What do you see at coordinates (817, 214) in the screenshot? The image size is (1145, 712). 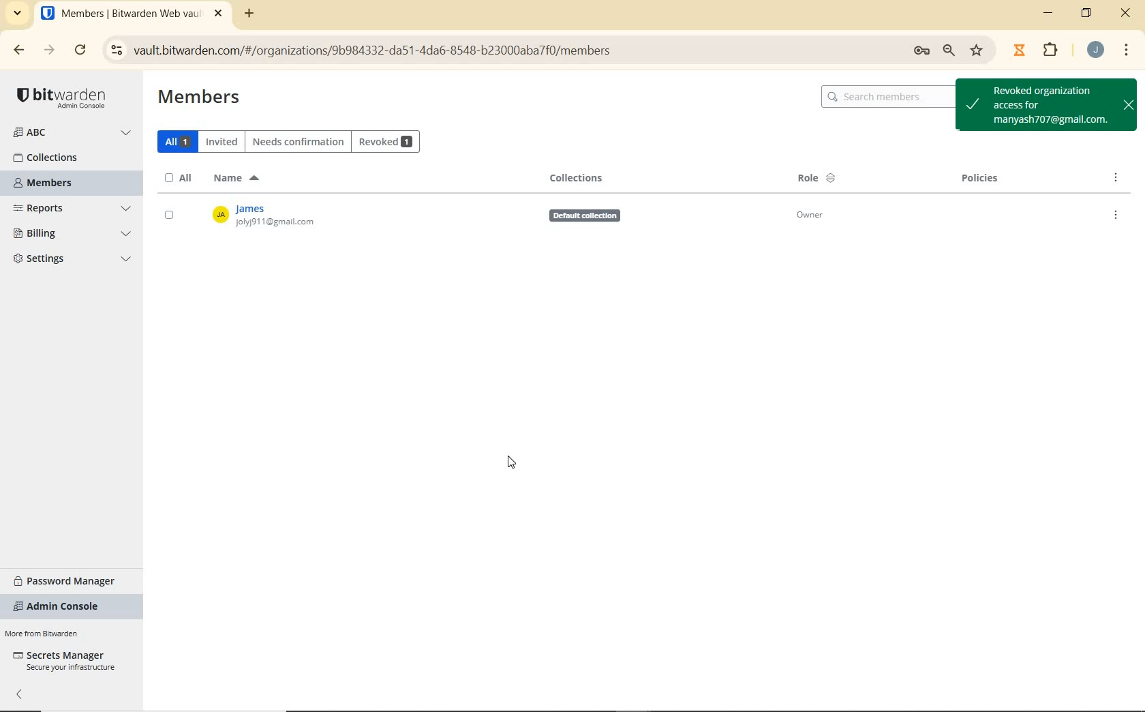 I see `Owner` at bounding box center [817, 214].